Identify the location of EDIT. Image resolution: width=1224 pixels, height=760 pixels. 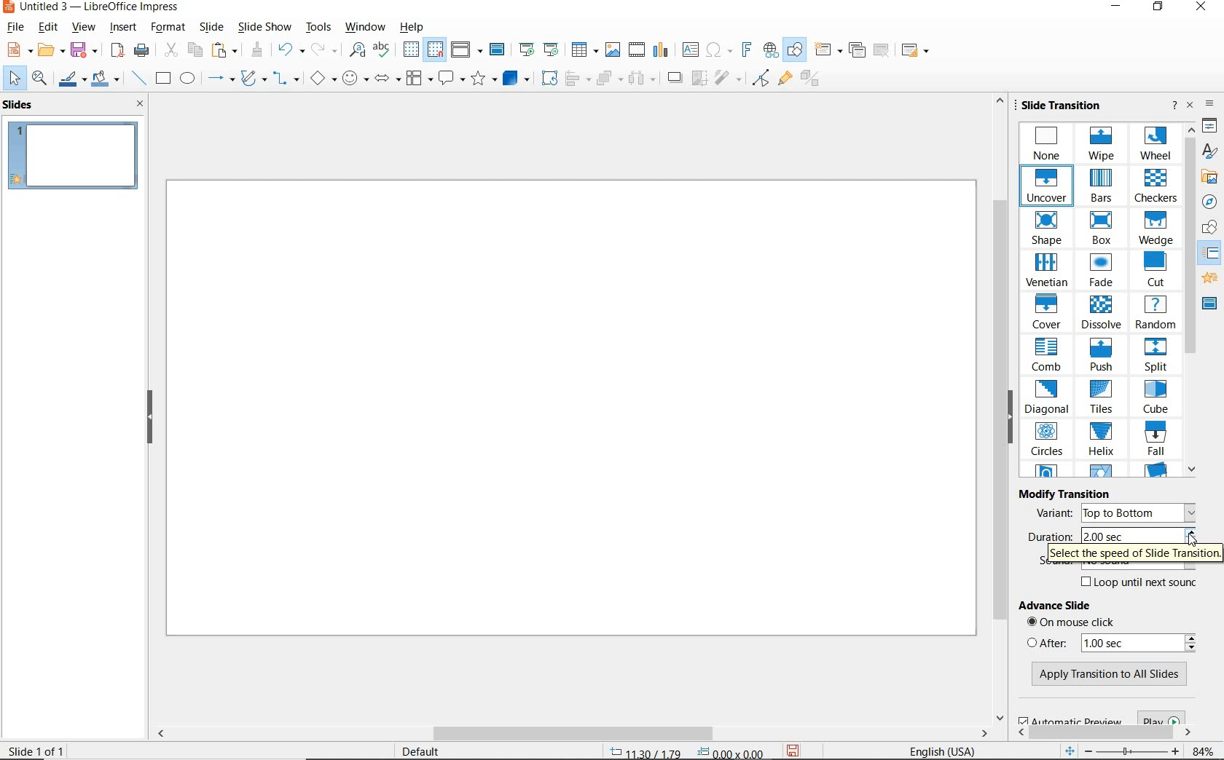
(47, 29).